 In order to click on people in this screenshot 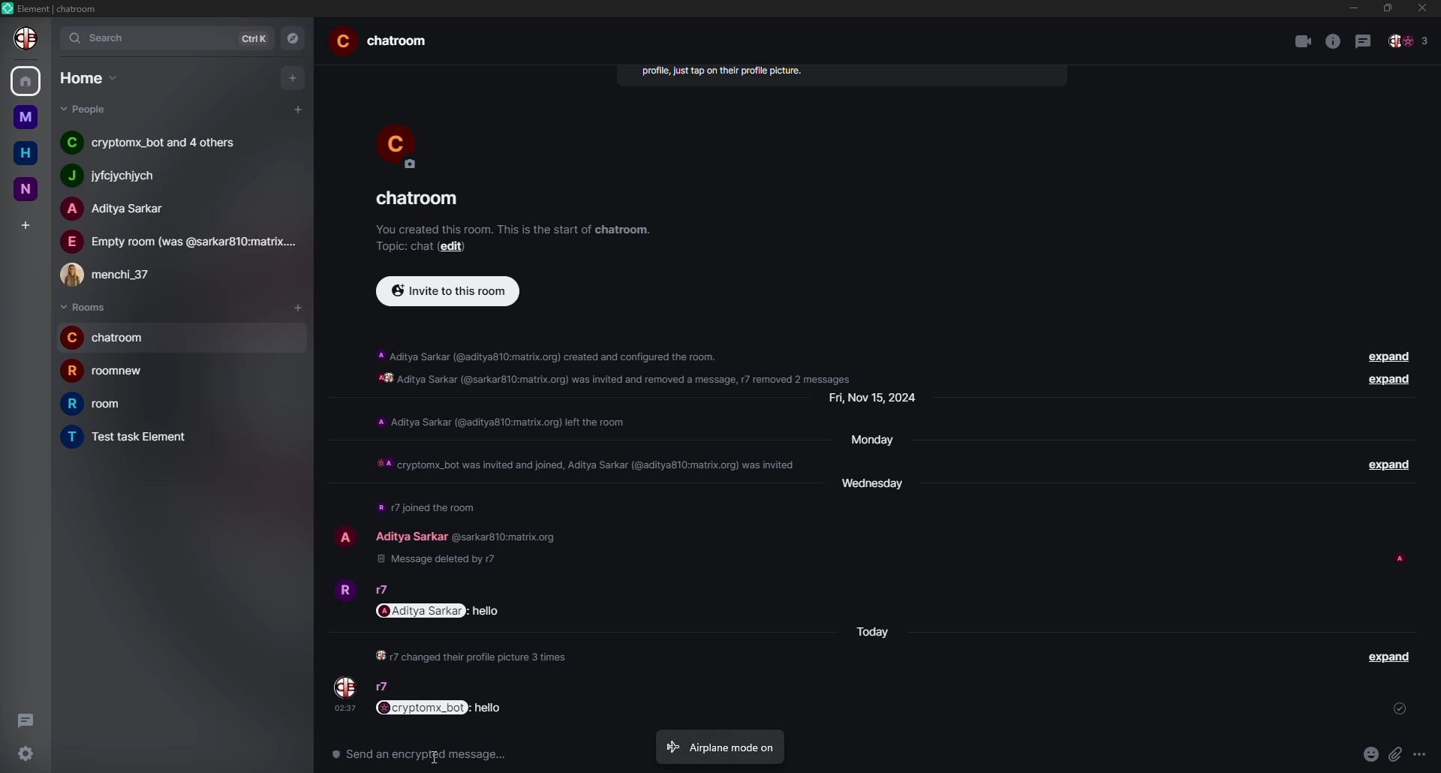, I will do `click(158, 143)`.